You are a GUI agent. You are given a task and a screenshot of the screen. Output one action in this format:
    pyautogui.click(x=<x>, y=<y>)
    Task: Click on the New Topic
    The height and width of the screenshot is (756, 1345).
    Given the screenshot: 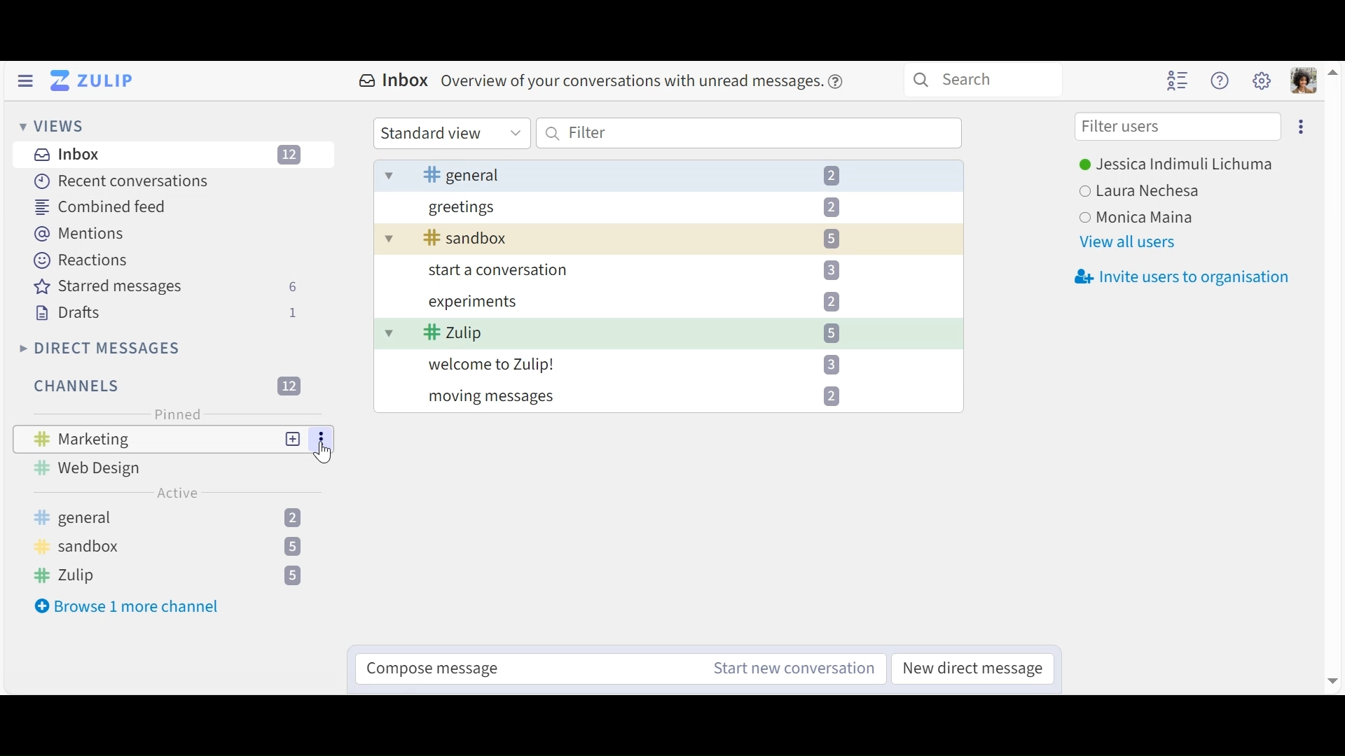 What is the action you would take?
    pyautogui.click(x=294, y=440)
    